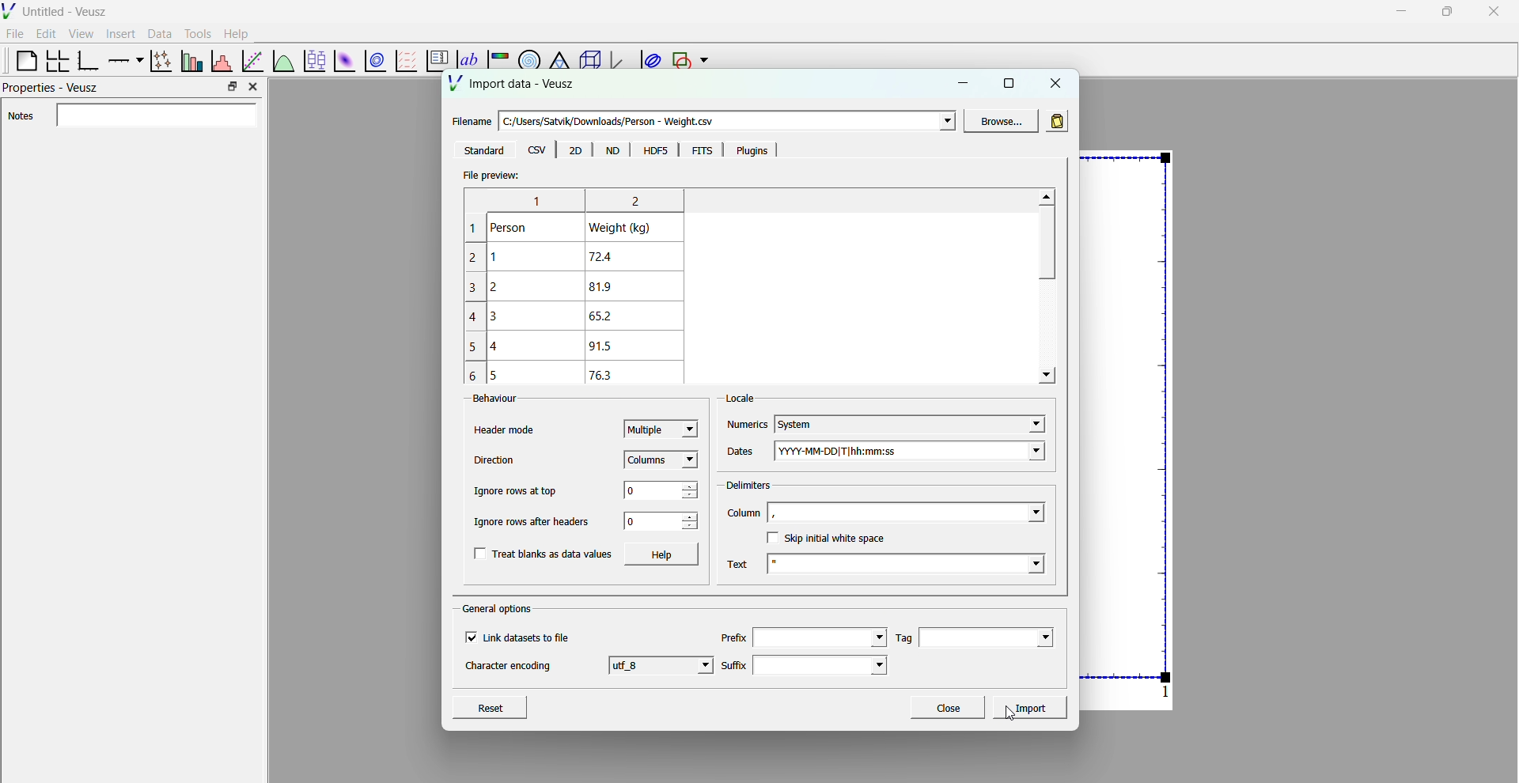 Image resolution: width=1519 pixels, height=783 pixels. I want to click on 0, so click(633, 521).